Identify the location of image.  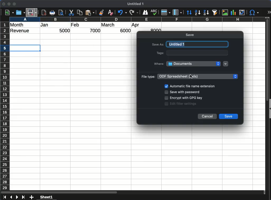
(225, 12).